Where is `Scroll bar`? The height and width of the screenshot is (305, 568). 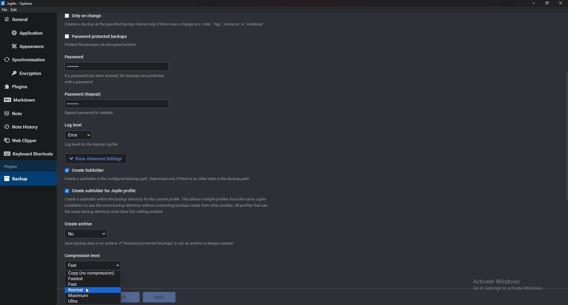
Scroll bar is located at coordinates (566, 136).